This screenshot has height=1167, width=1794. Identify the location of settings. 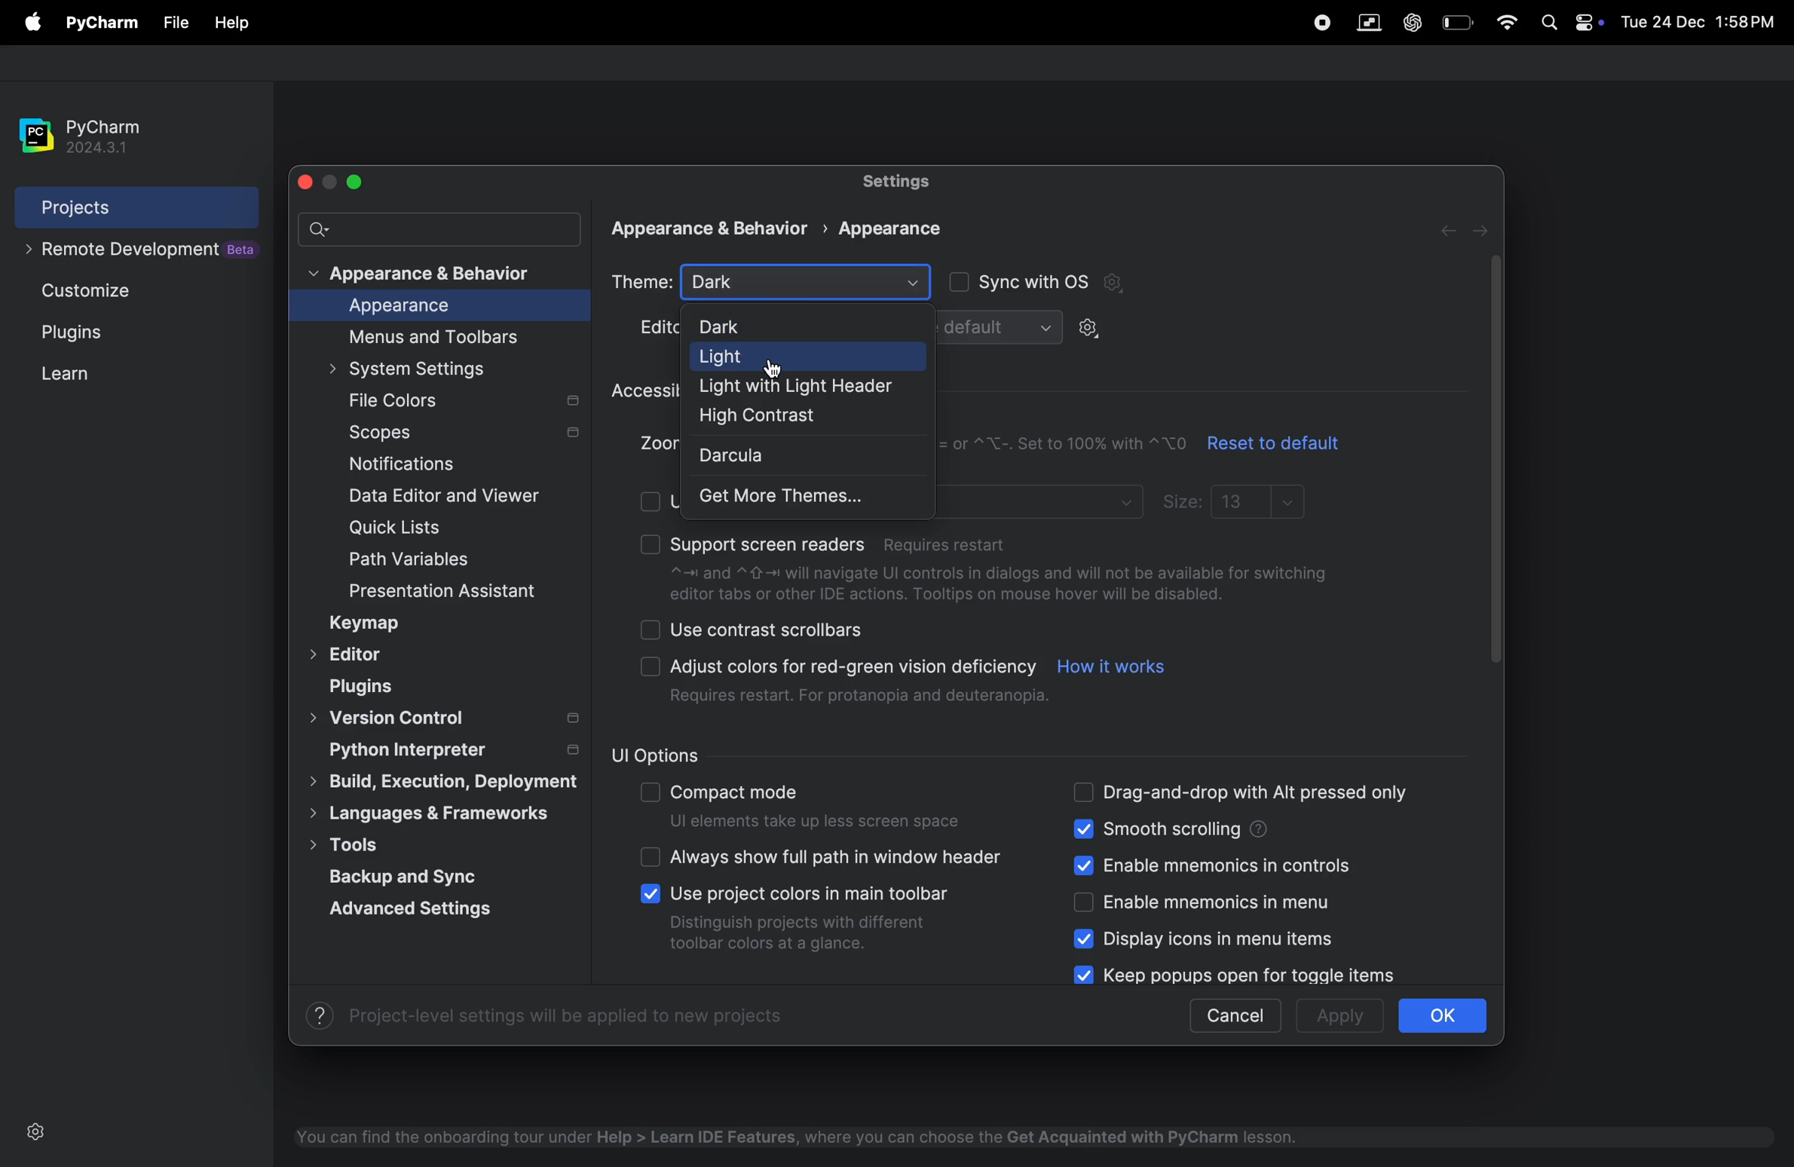
(917, 182).